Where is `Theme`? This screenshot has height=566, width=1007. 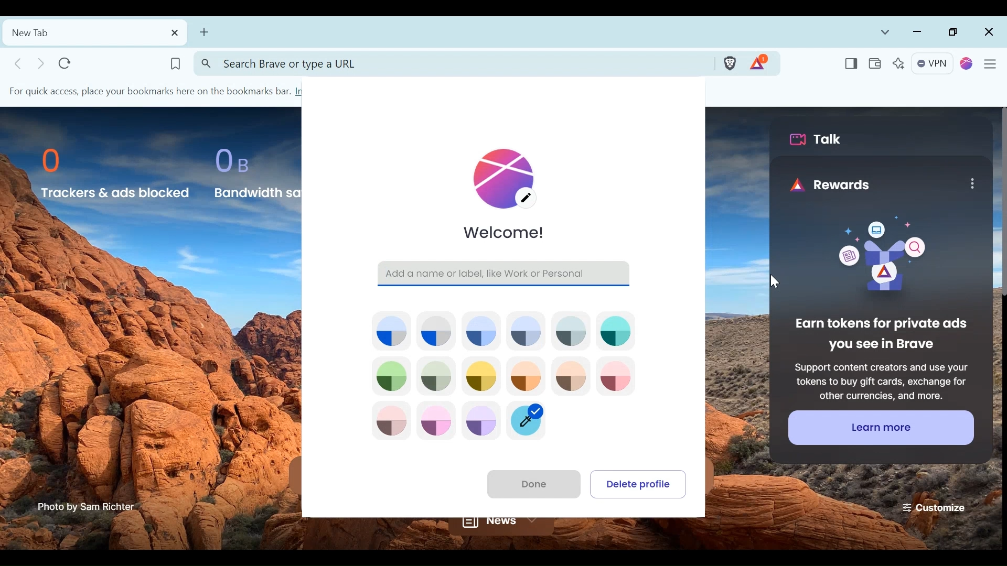 Theme is located at coordinates (616, 376).